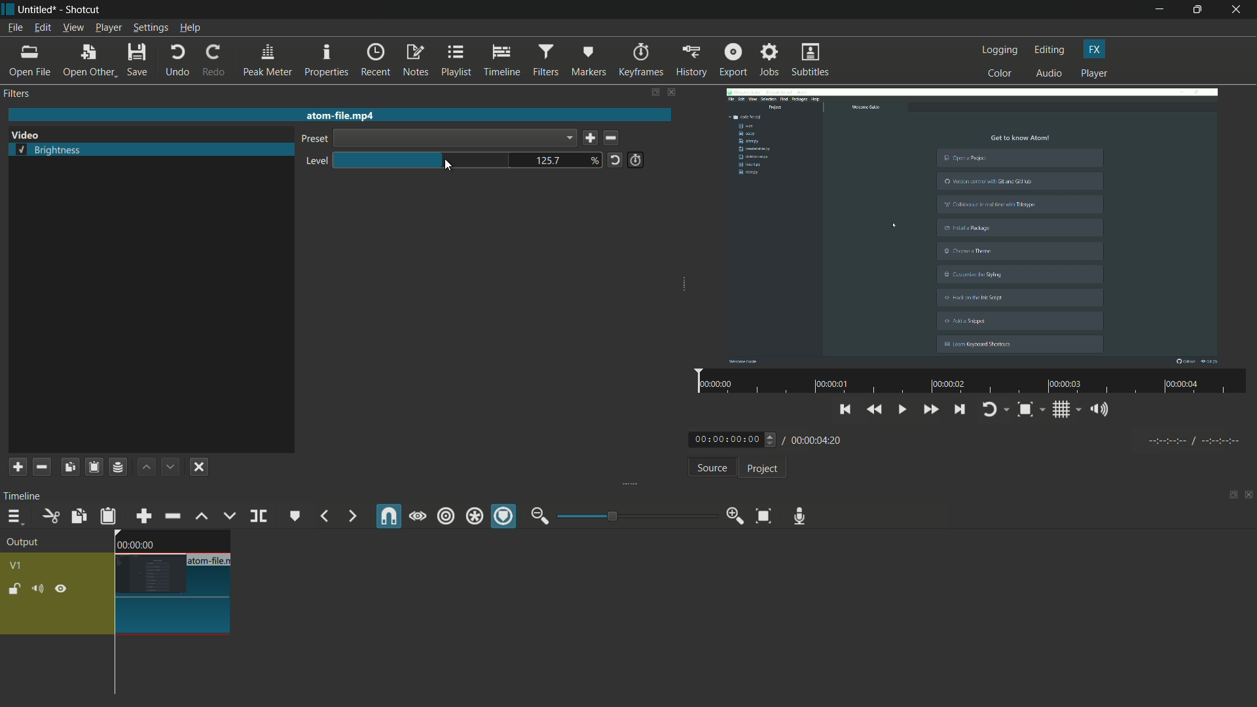 The width and height of the screenshot is (1257, 707). What do you see at coordinates (904, 410) in the screenshot?
I see `toggle play/pause` at bounding box center [904, 410].